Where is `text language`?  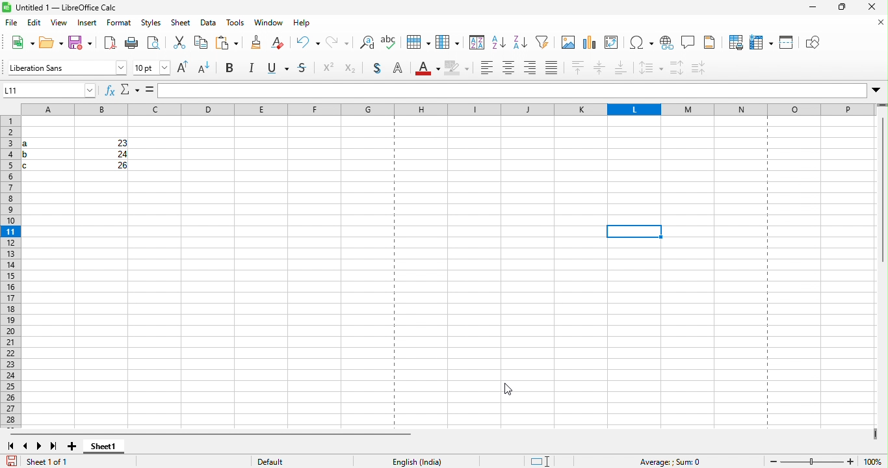
text language is located at coordinates (424, 460).